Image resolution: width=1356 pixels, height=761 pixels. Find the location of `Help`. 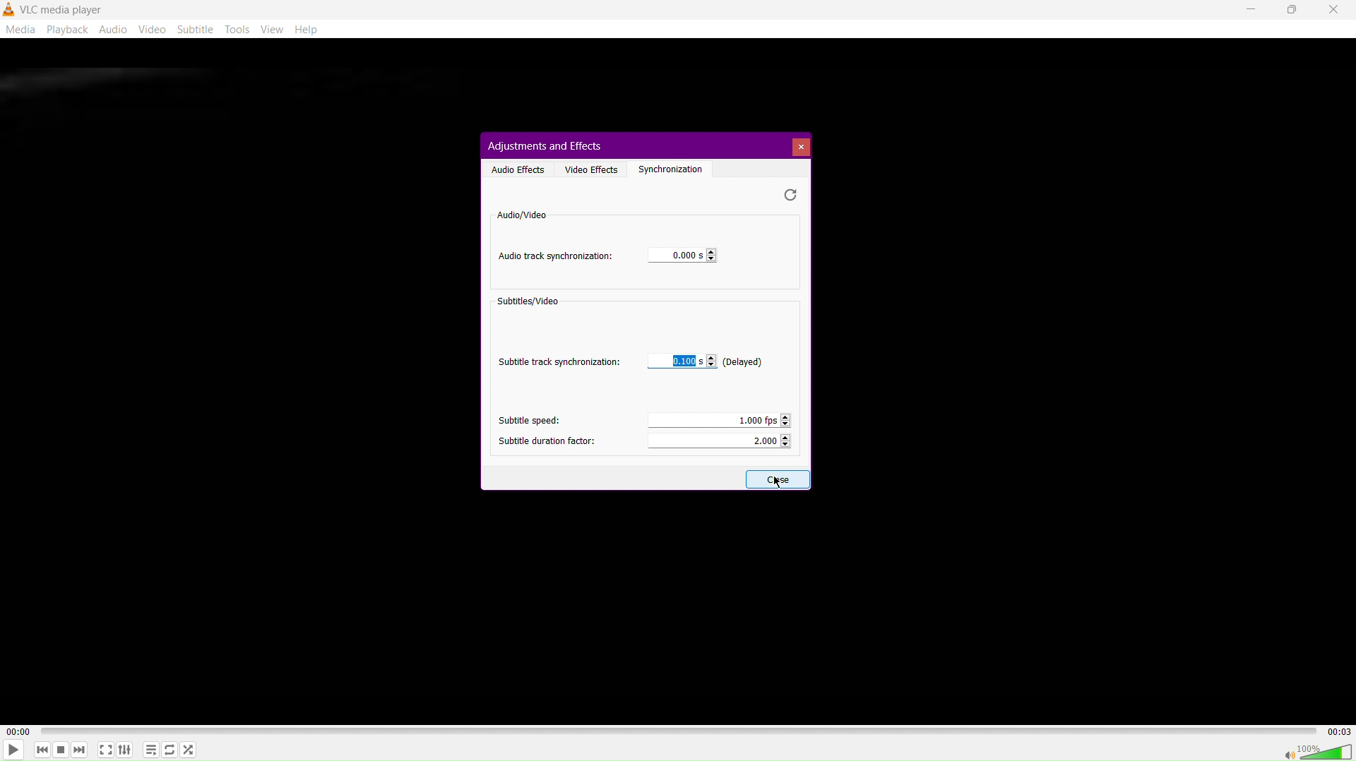

Help is located at coordinates (311, 30).